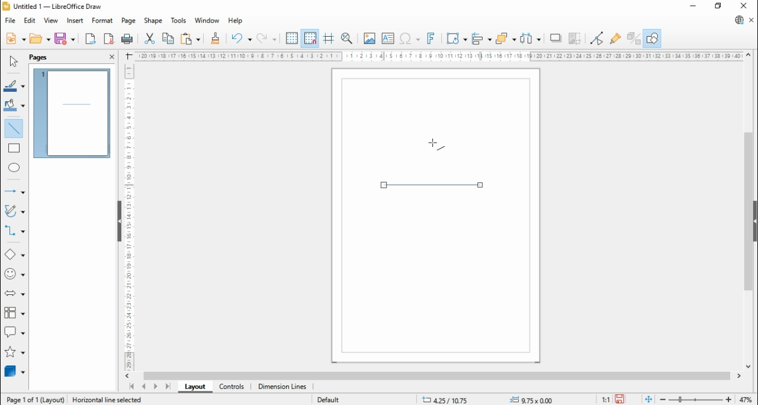 This screenshot has height=405, width=758. I want to click on close document, so click(752, 20).